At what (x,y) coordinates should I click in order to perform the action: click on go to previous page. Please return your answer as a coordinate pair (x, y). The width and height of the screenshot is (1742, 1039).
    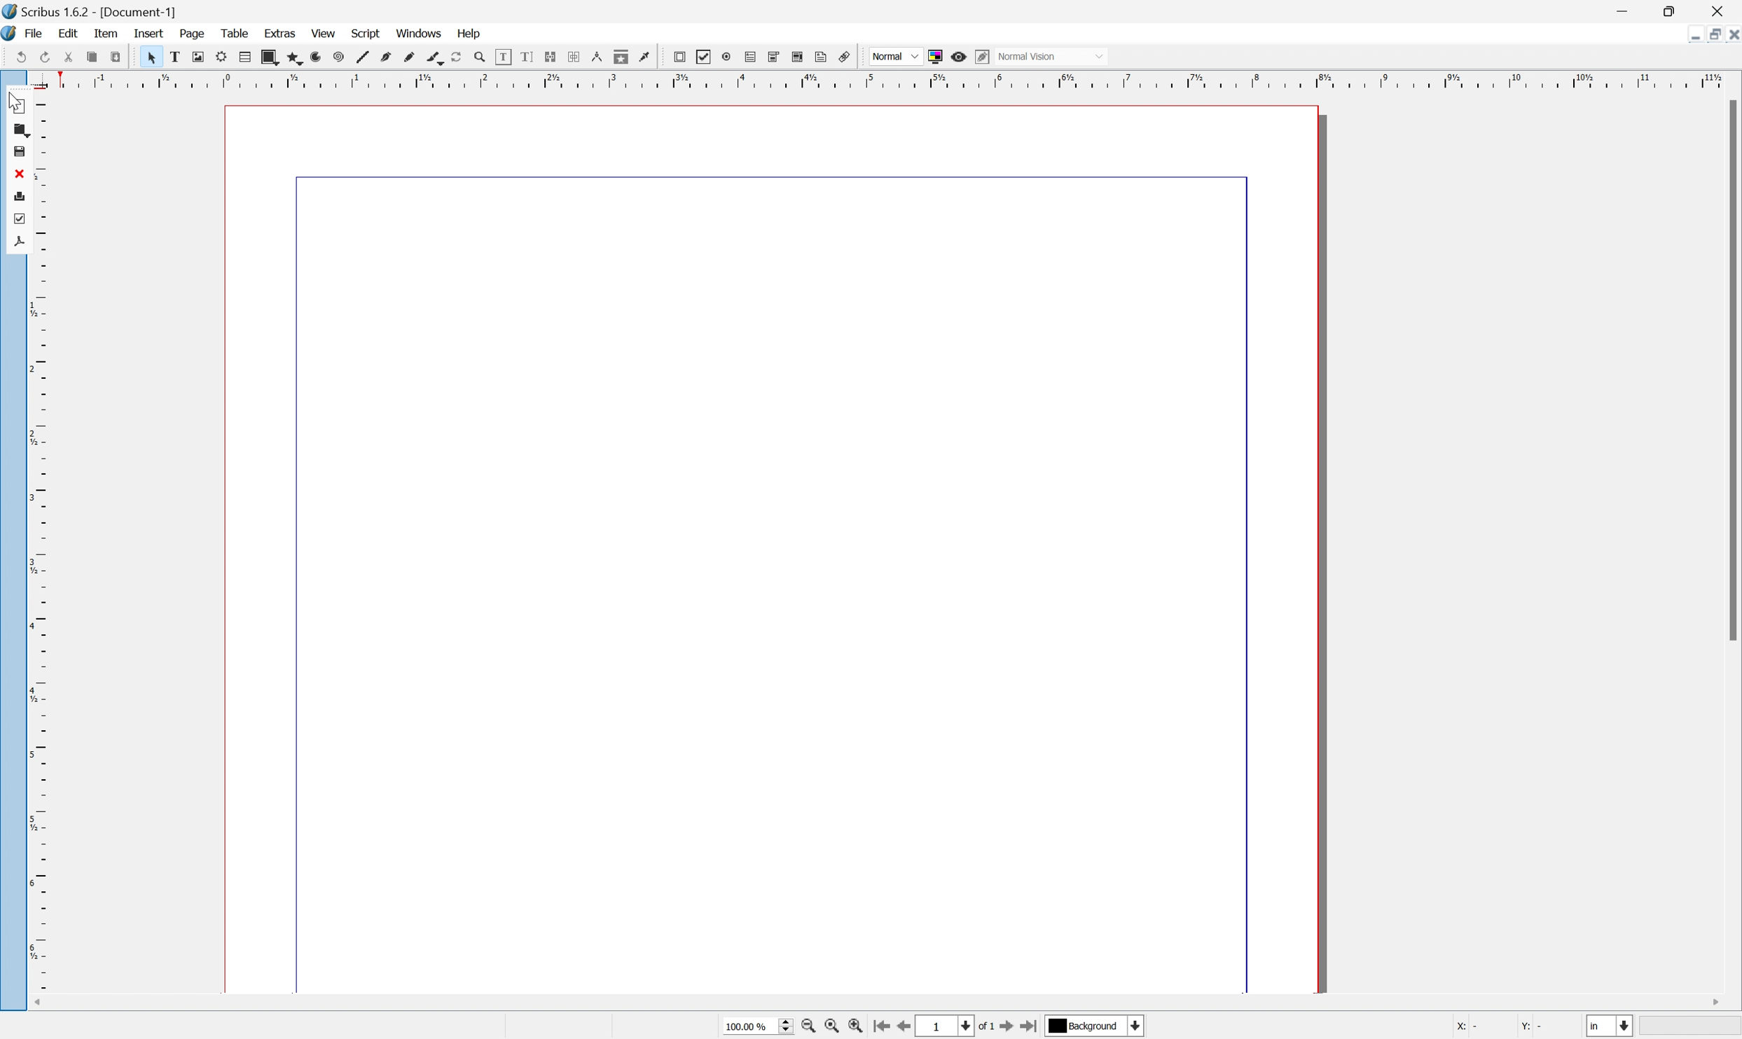
    Looking at the image, I should click on (901, 1028).